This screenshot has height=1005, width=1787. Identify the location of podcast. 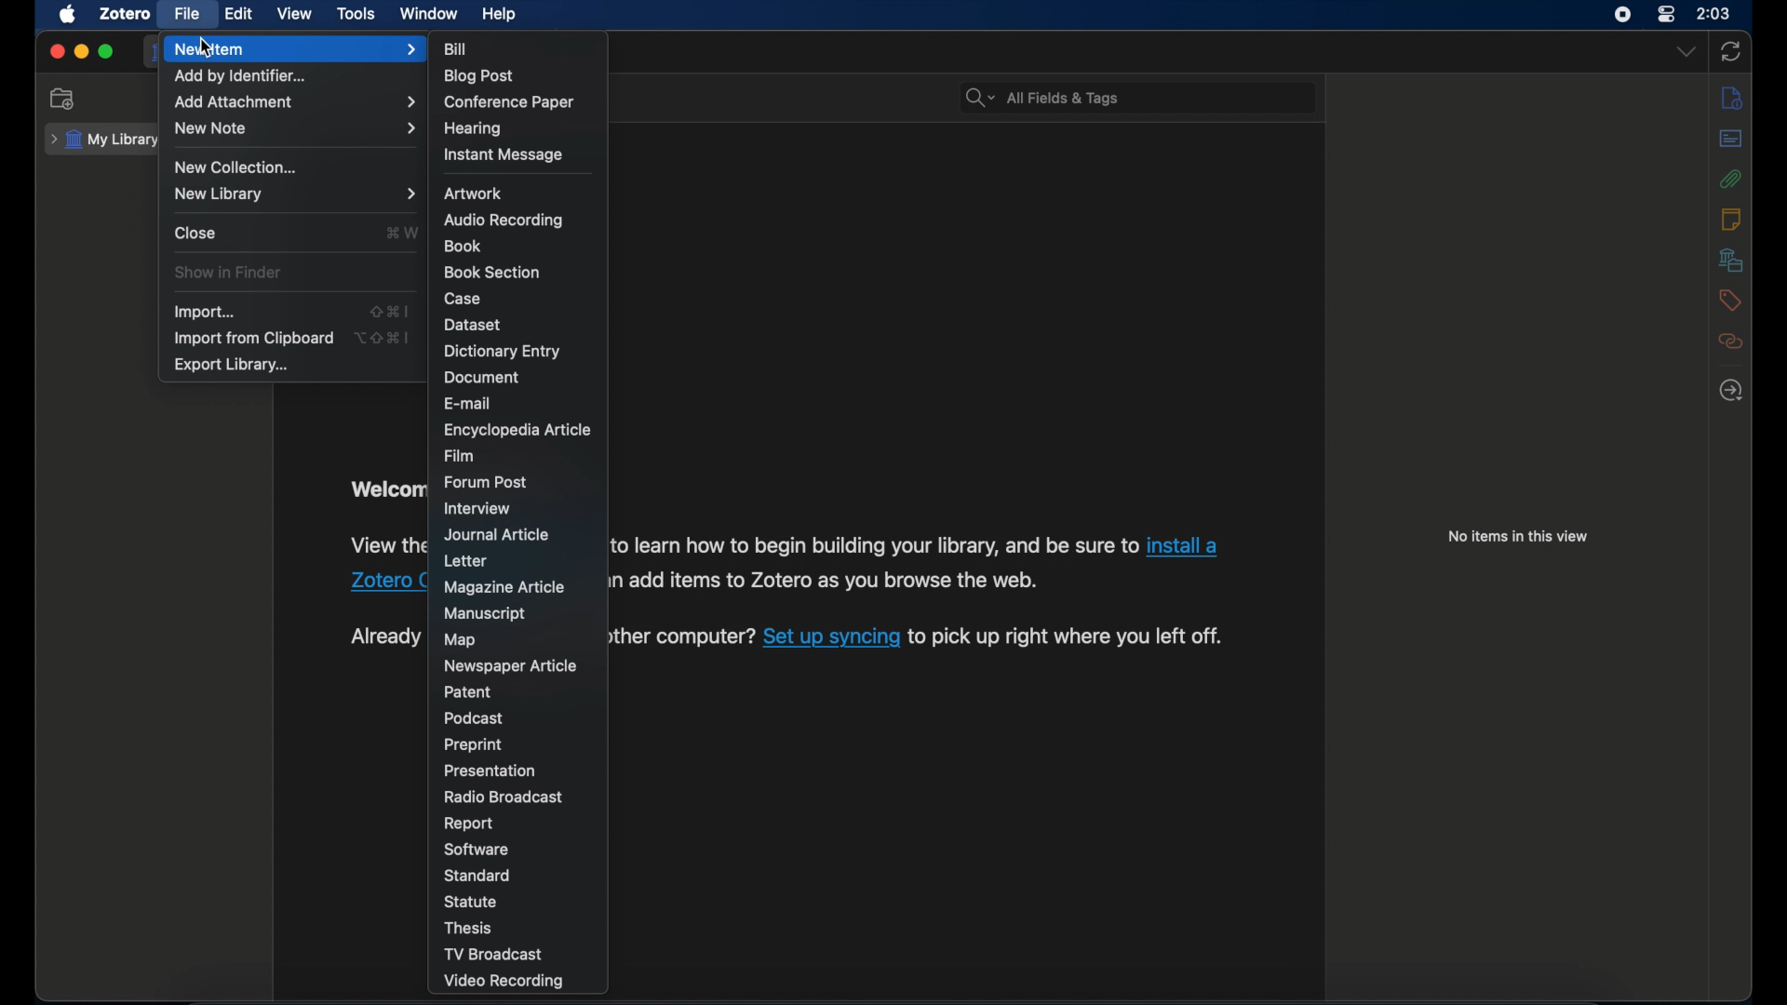
(474, 718).